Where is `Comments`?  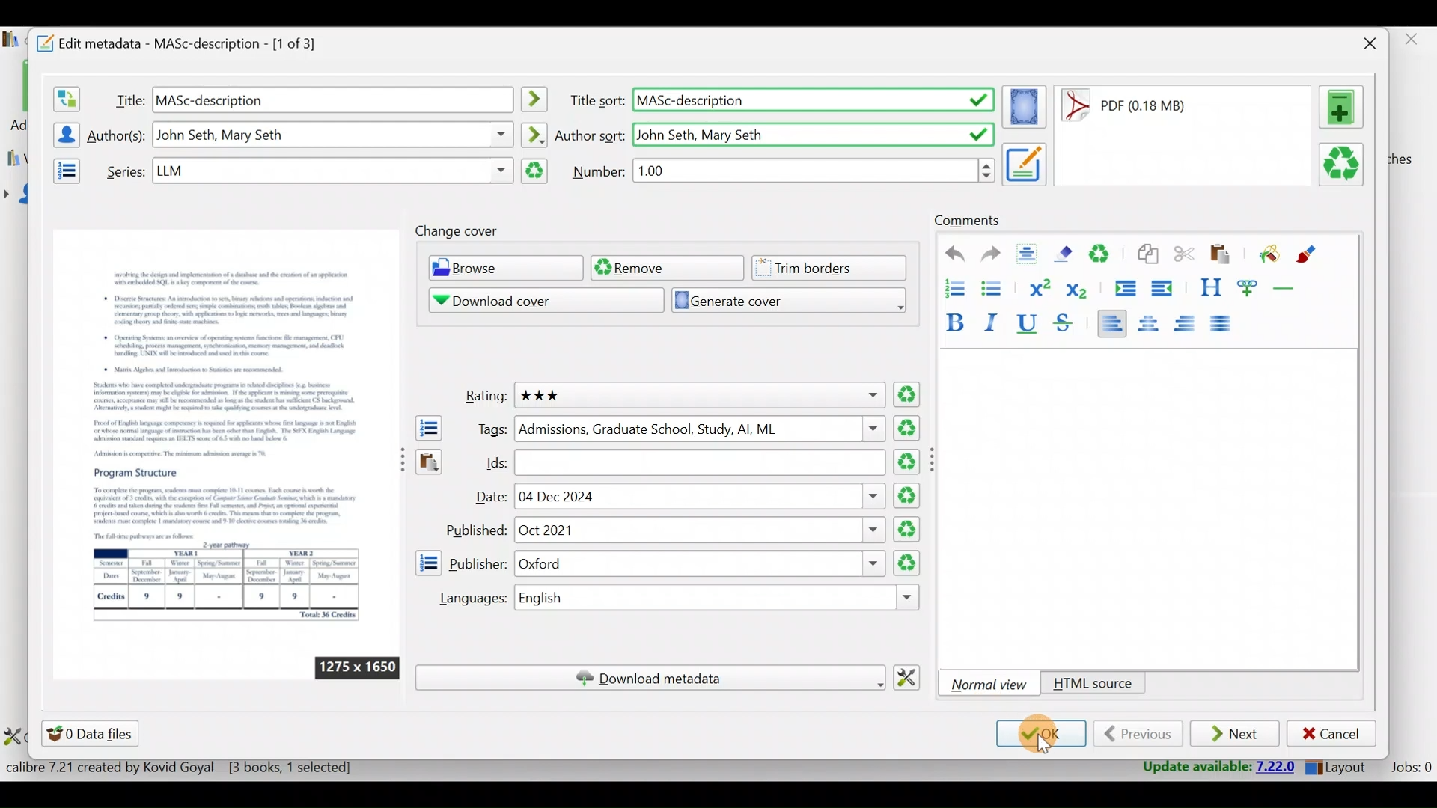
Comments is located at coordinates (967, 221).